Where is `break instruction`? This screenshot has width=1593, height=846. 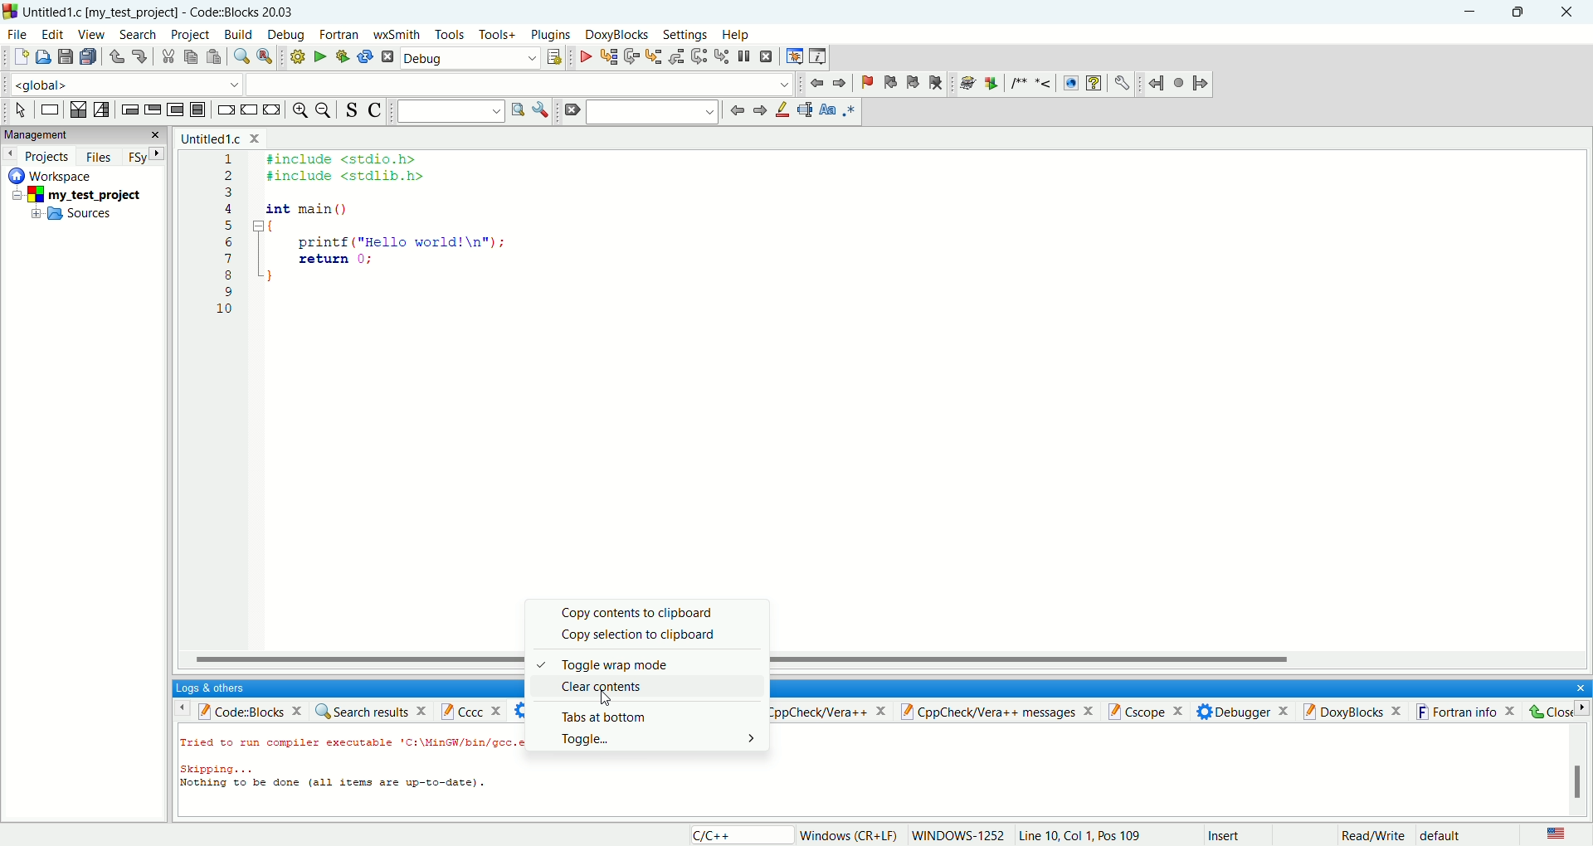 break instruction is located at coordinates (225, 110).